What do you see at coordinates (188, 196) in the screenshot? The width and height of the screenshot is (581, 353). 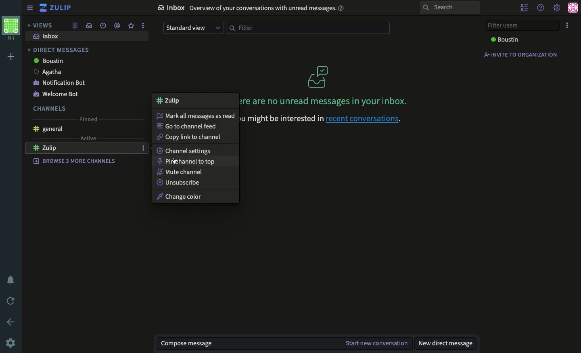 I see `change color` at bounding box center [188, 196].